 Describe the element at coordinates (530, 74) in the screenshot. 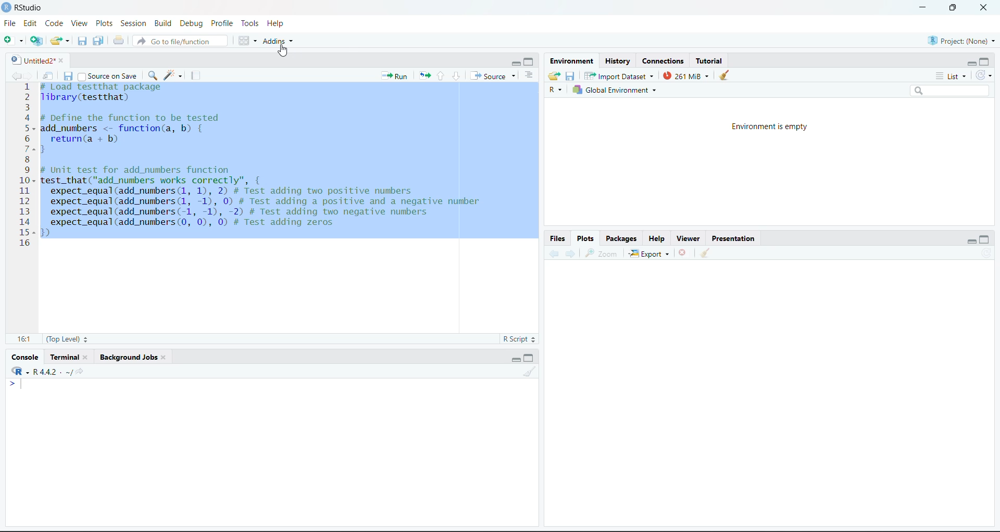

I see `Show document outline` at that location.